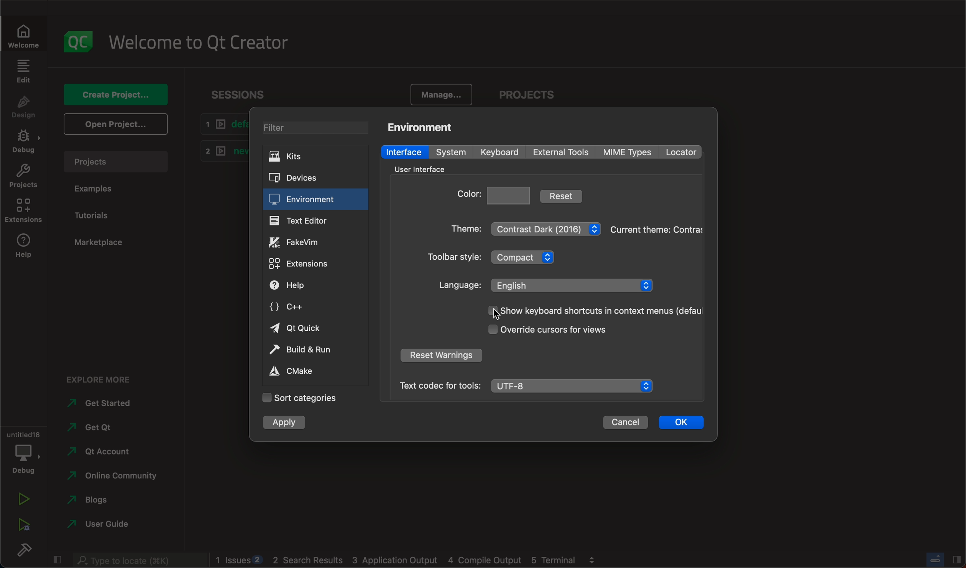  I want to click on , so click(136, 560).